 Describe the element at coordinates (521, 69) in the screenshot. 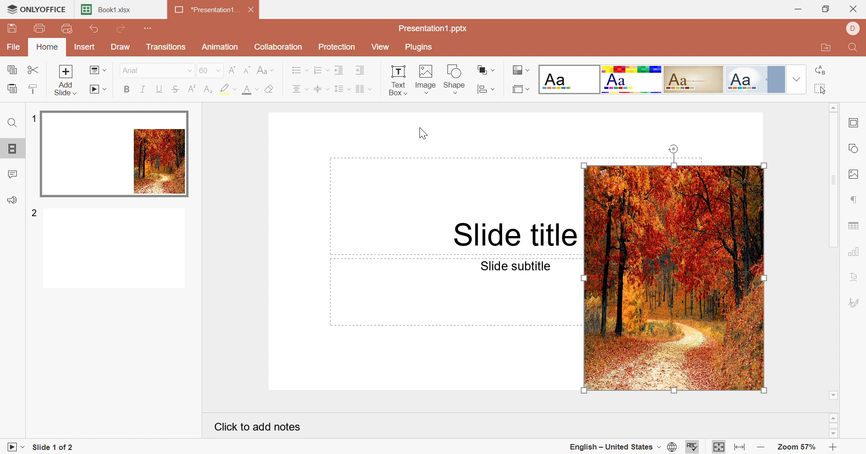

I see `Change color theme` at that location.